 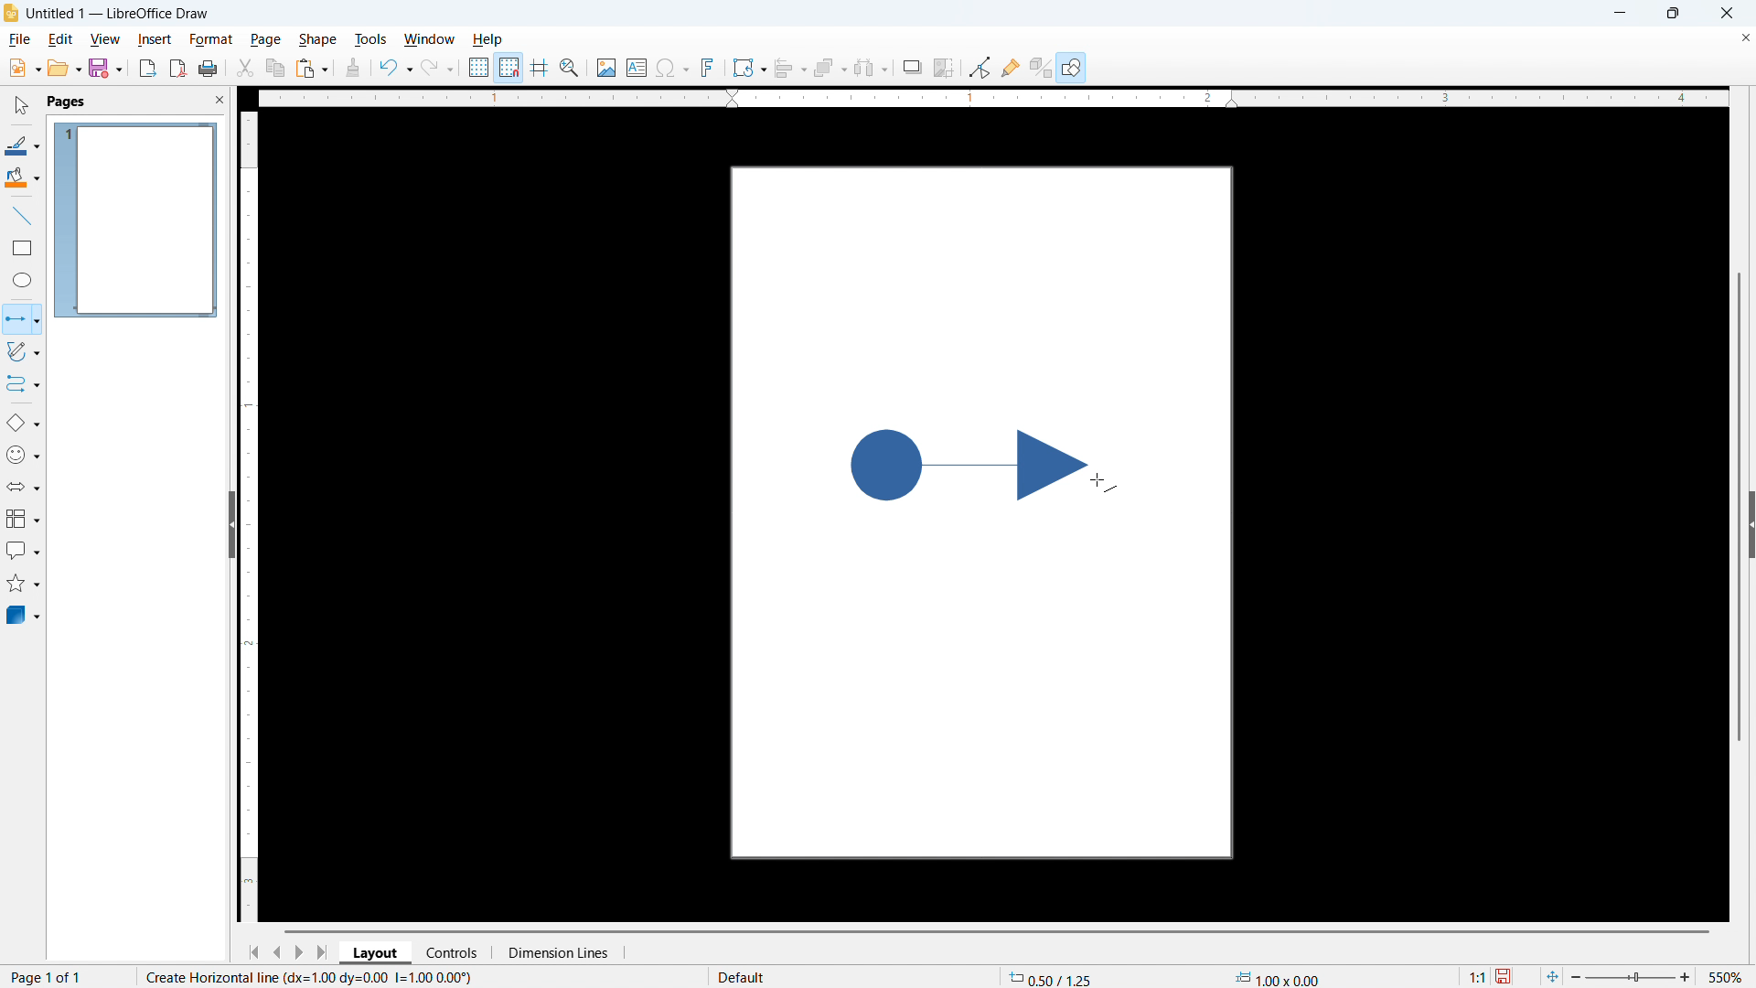 What do you see at coordinates (1041, 67) in the screenshot?
I see `Toggle extrusion ` at bounding box center [1041, 67].